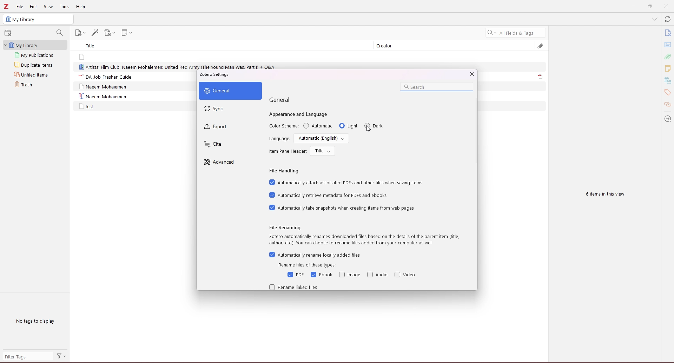 This screenshot has height=363, width=674. What do you see at coordinates (9, 33) in the screenshot?
I see `add item` at bounding box center [9, 33].